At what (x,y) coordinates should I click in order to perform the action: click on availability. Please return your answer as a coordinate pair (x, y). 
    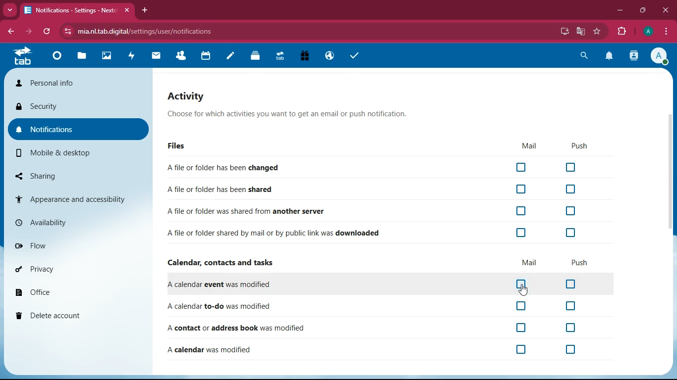
    Looking at the image, I should click on (79, 223).